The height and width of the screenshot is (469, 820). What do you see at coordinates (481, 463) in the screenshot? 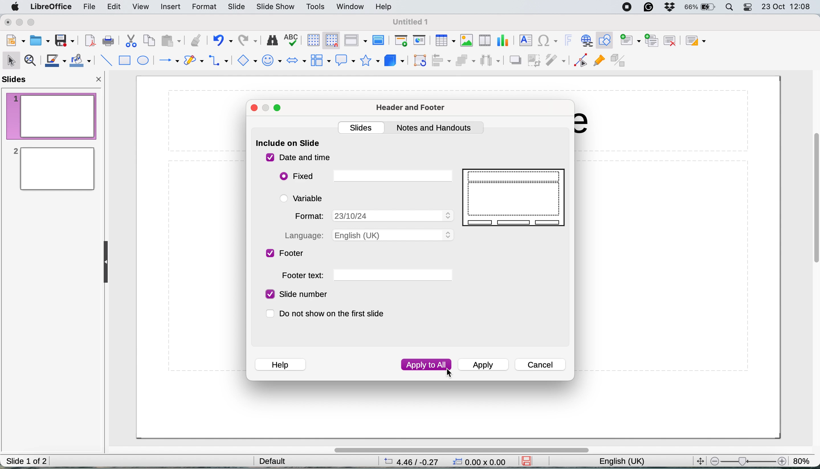
I see `0.00x0.00` at bounding box center [481, 463].